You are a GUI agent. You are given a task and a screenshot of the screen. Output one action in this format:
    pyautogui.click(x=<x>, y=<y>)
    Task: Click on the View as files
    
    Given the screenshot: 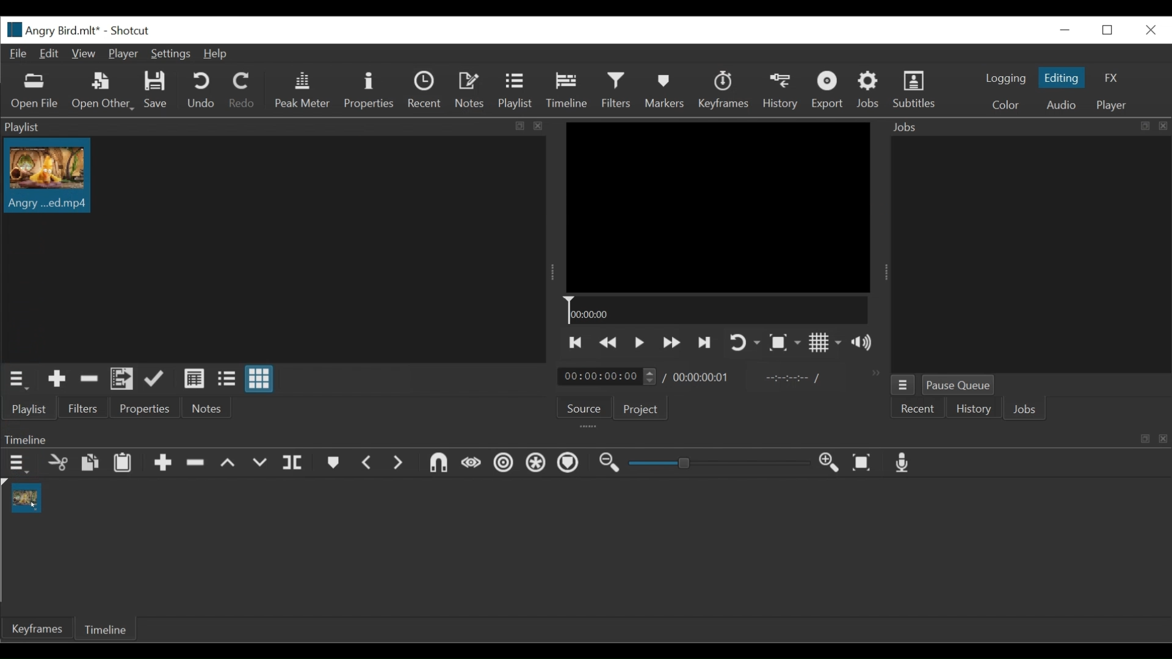 What is the action you would take?
    pyautogui.click(x=226, y=378)
    